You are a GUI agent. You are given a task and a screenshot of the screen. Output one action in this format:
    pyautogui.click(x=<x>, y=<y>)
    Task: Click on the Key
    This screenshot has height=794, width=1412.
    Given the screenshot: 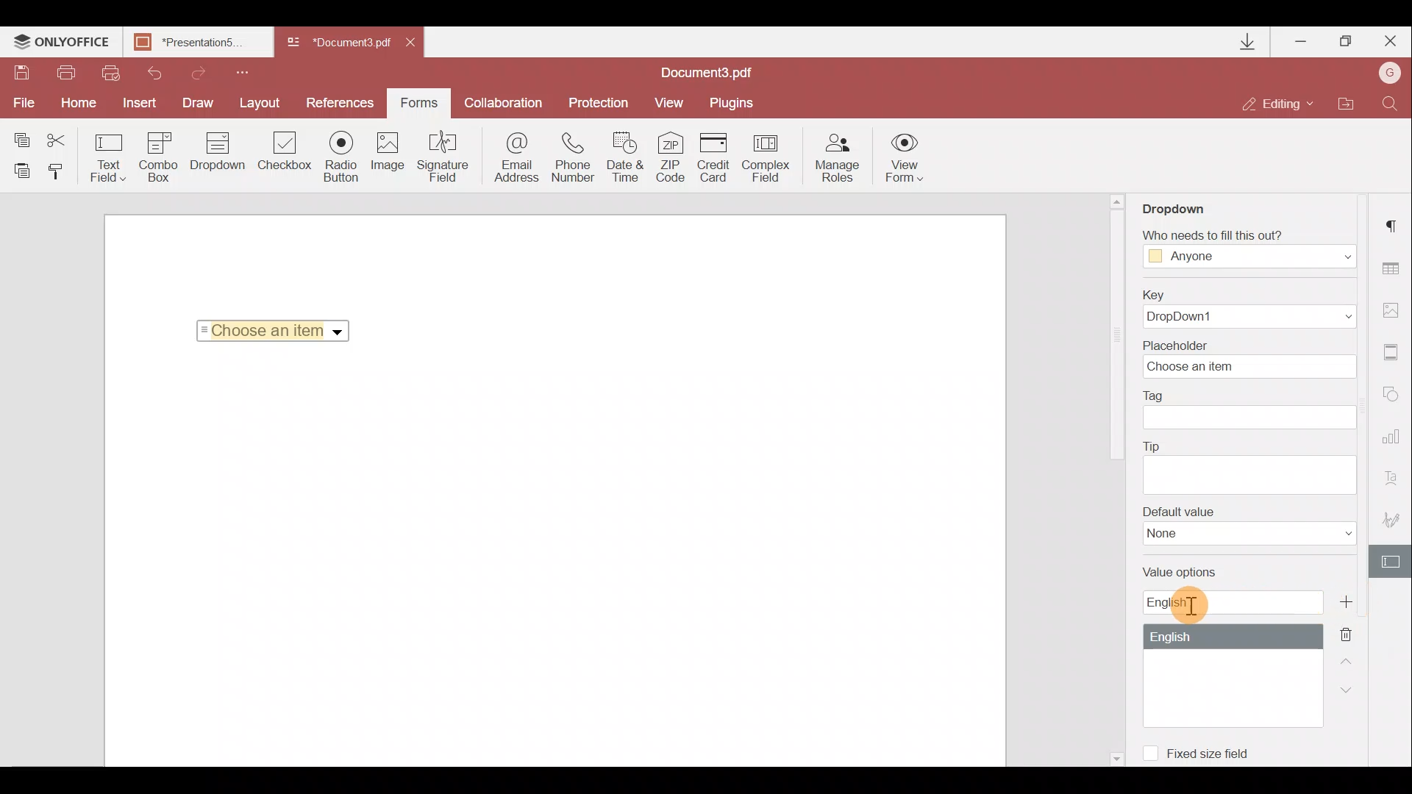 What is the action you would take?
    pyautogui.click(x=1244, y=309)
    